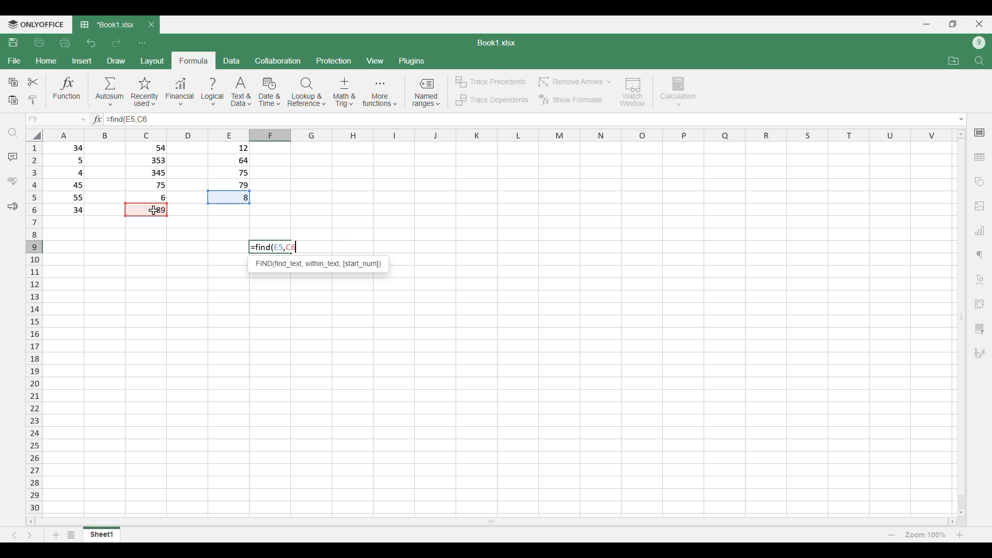 The width and height of the screenshot is (992, 558). What do you see at coordinates (891, 535) in the screenshot?
I see `Zoom out` at bounding box center [891, 535].